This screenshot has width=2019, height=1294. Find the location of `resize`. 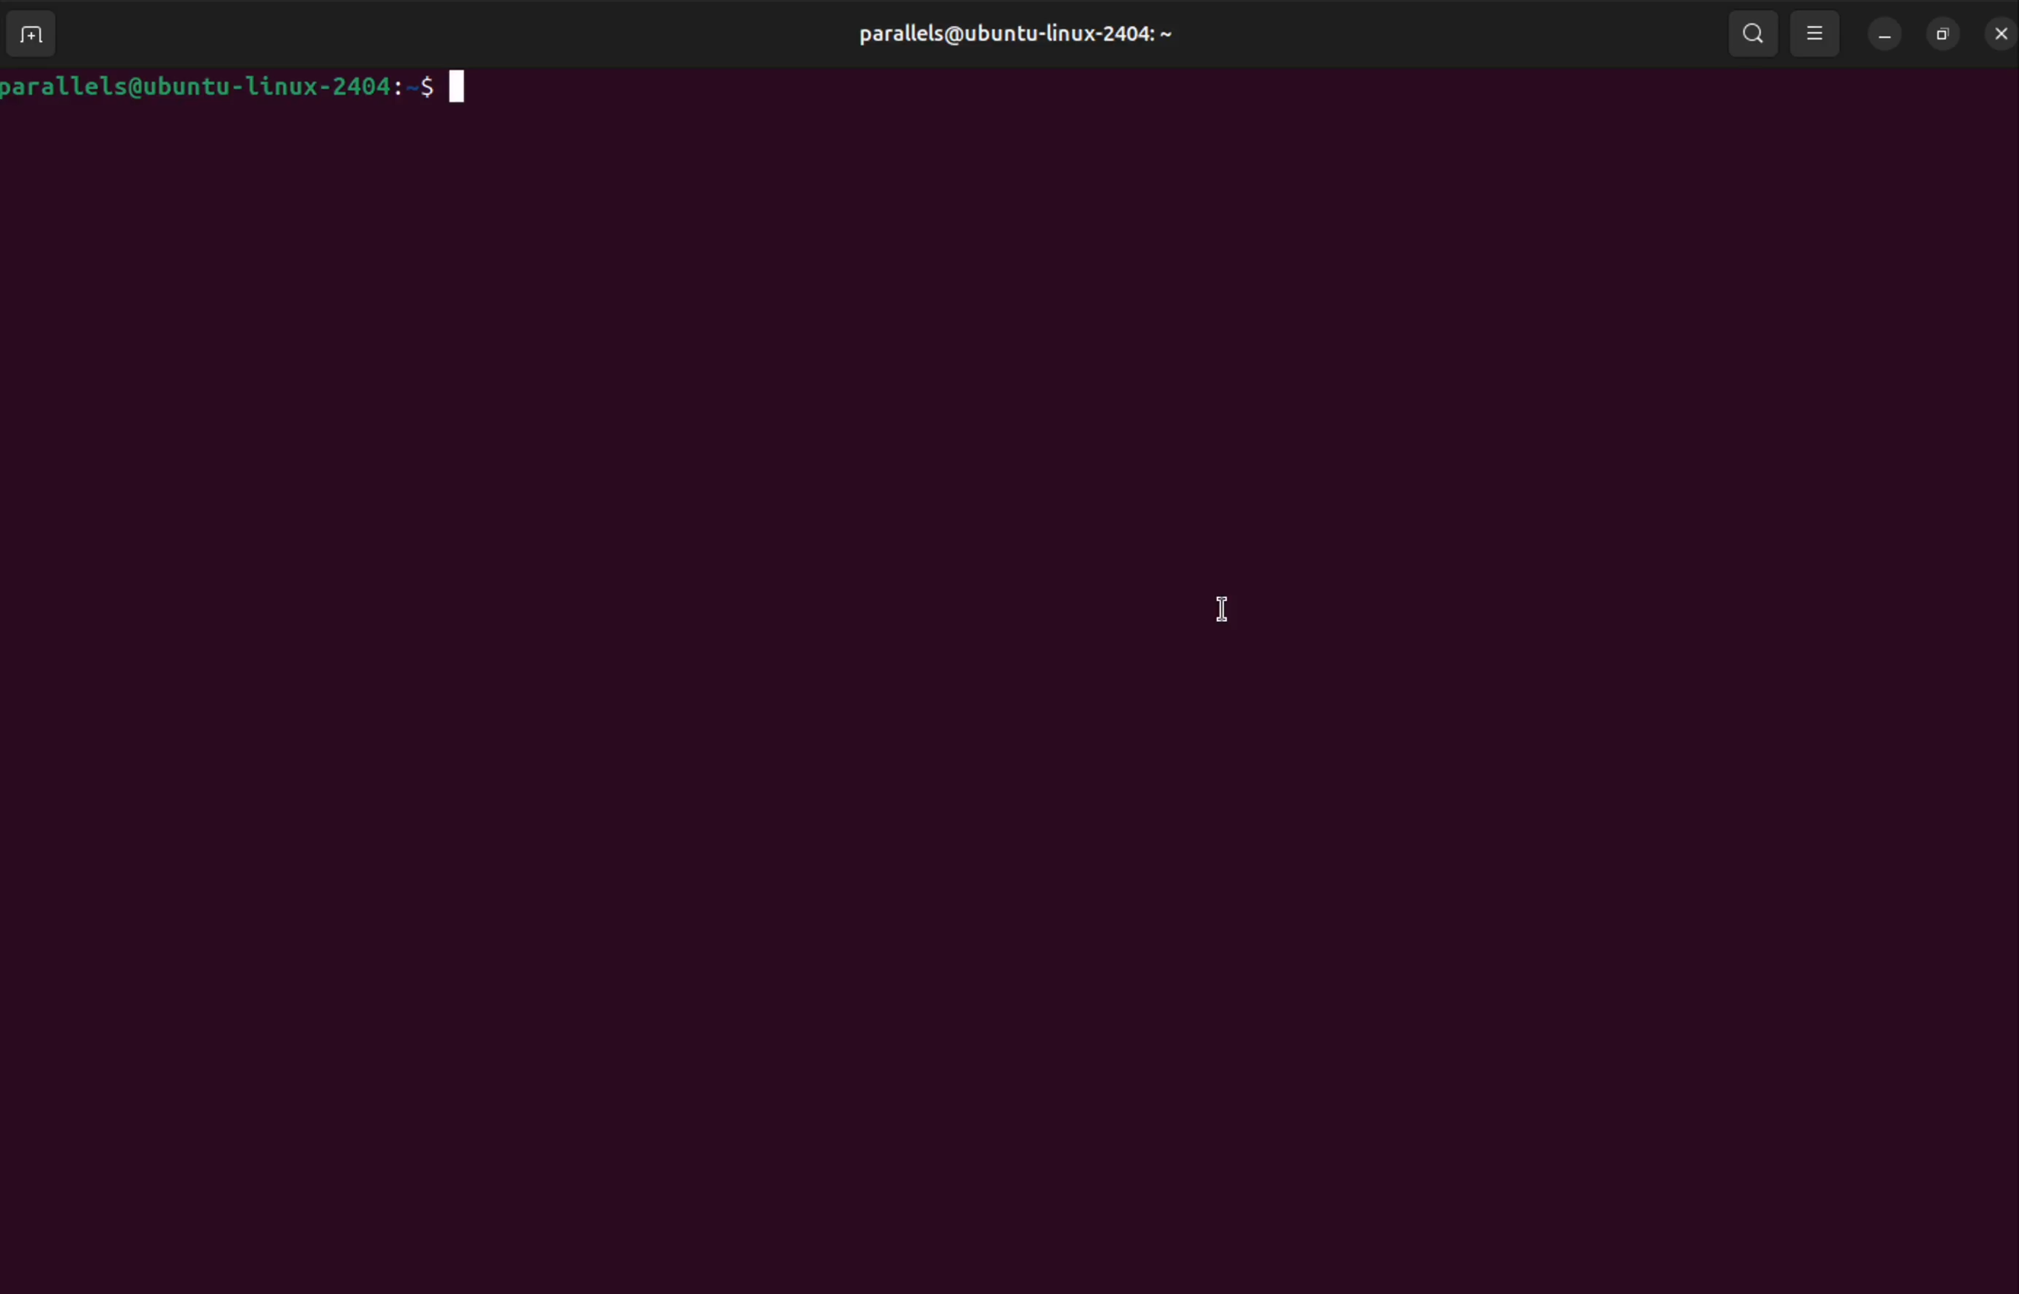

resize is located at coordinates (1943, 31).